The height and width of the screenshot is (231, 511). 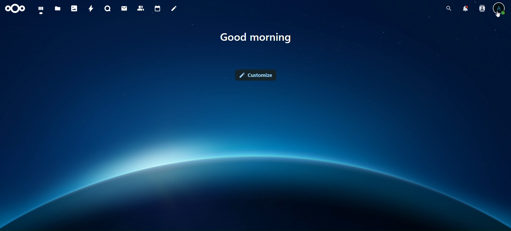 What do you see at coordinates (258, 38) in the screenshot?
I see `text` at bounding box center [258, 38].